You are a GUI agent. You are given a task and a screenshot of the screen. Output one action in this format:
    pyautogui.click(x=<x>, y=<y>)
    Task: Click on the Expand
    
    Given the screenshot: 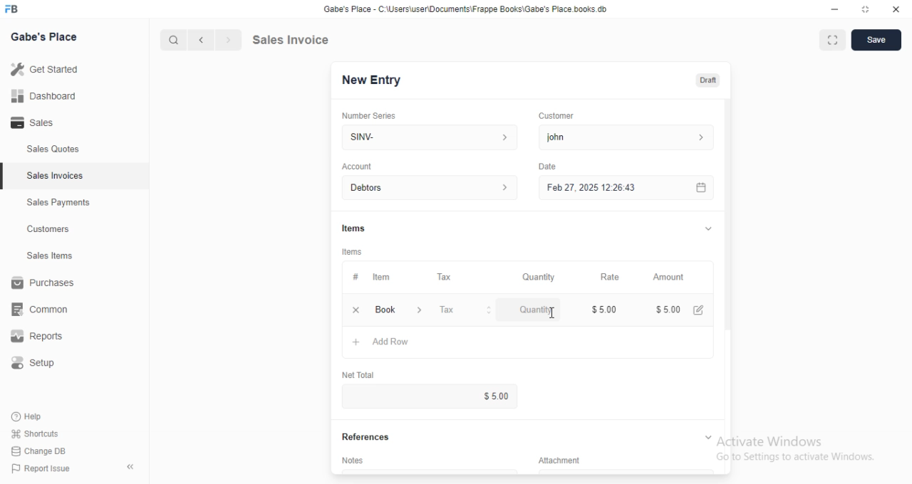 What is the action you would take?
    pyautogui.click(x=708, y=436)
    